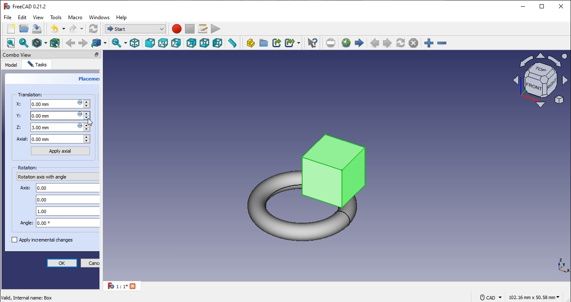 The width and height of the screenshot is (571, 302). Describe the element at coordinates (56, 17) in the screenshot. I see `tools` at that location.